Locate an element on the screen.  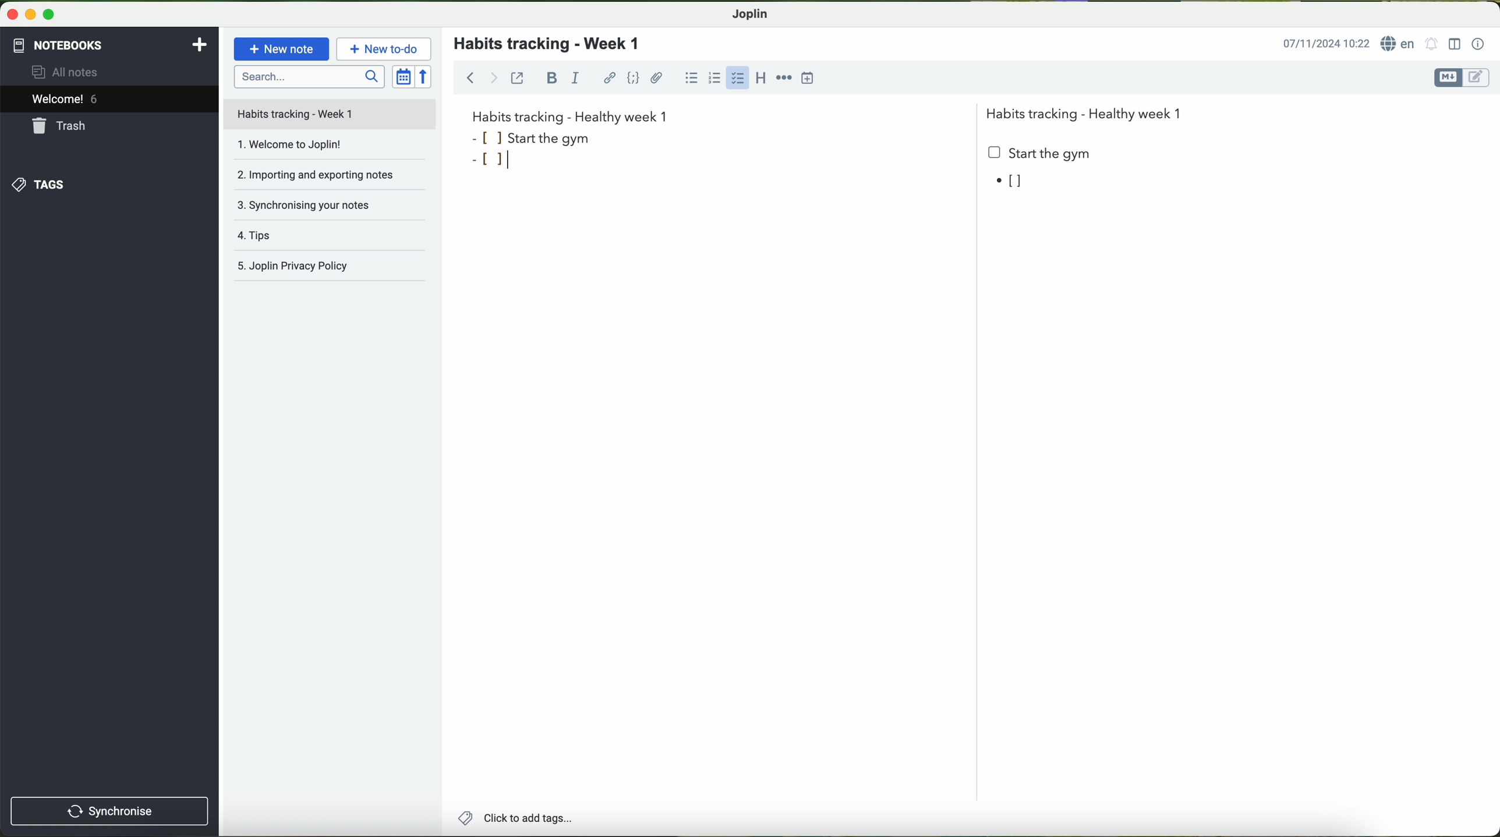
date and hour is located at coordinates (1326, 42).